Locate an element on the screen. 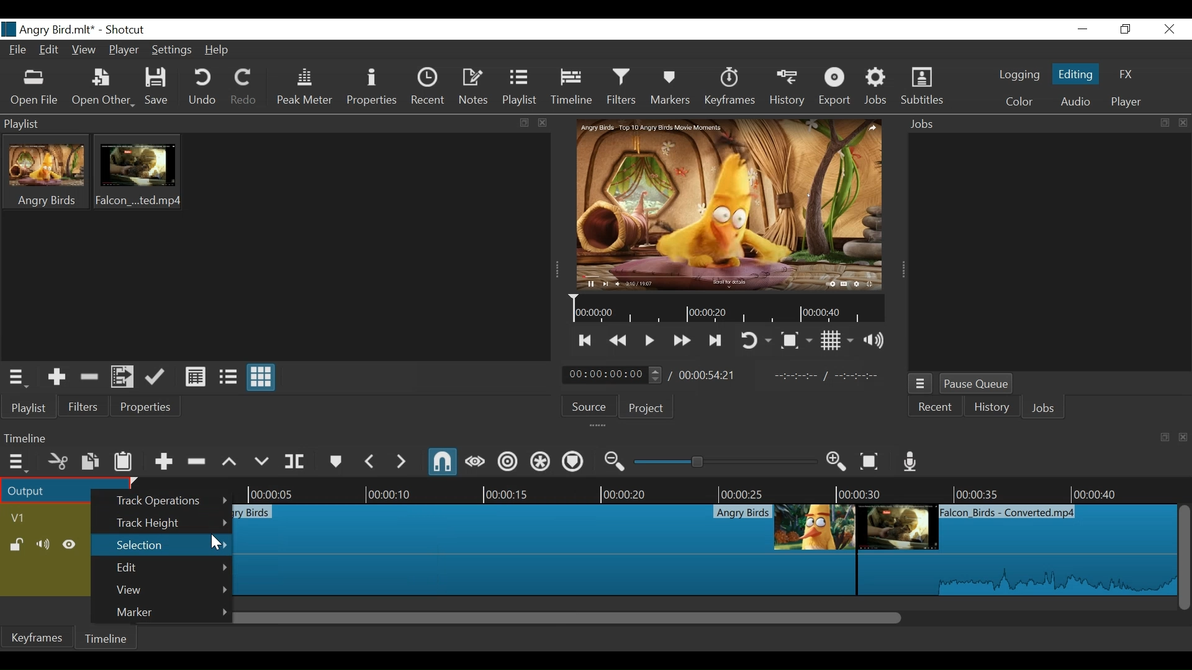 The height and width of the screenshot is (670, 1192). History is located at coordinates (787, 87).